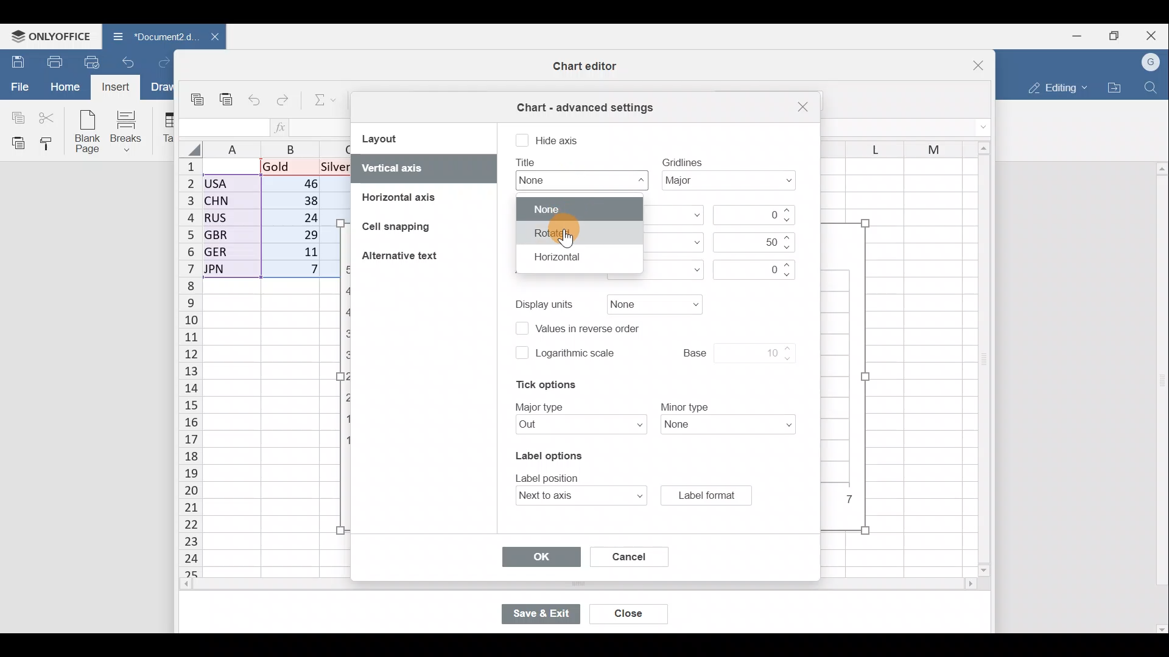 The width and height of the screenshot is (1169, 657). What do you see at coordinates (539, 614) in the screenshot?
I see `Save & exit` at bounding box center [539, 614].